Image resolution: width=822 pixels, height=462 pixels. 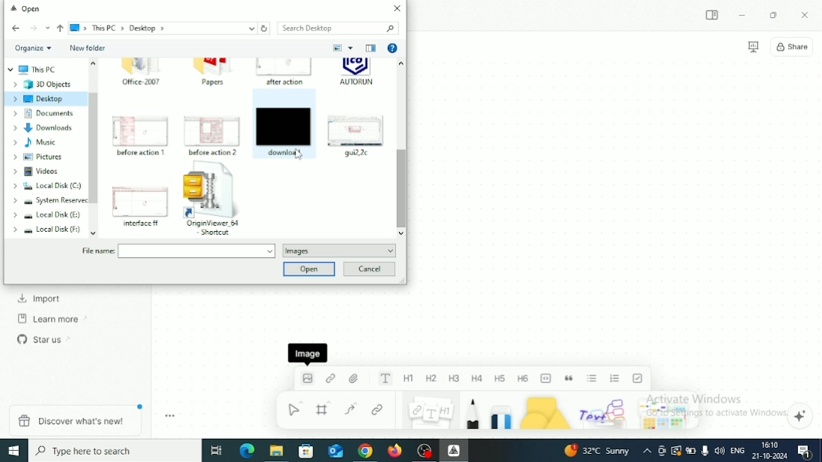 What do you see at coordinates (38, 158) in the screenshot?
I see `Pictures` at bounding box center [38, 158].